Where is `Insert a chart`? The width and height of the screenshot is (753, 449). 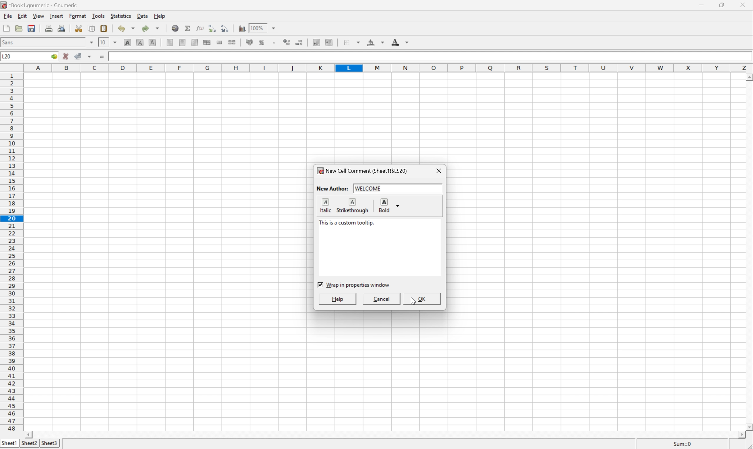 Insert a chart is located at coordinates (242, 29).